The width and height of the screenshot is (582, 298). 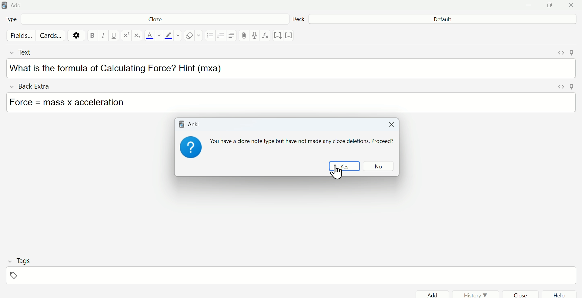 What do you see at coordinates (119, 69) in the screenshot?
I see `What is the formula of Calculating Force? Hint (mxa)` at bounding box center [119, 69].